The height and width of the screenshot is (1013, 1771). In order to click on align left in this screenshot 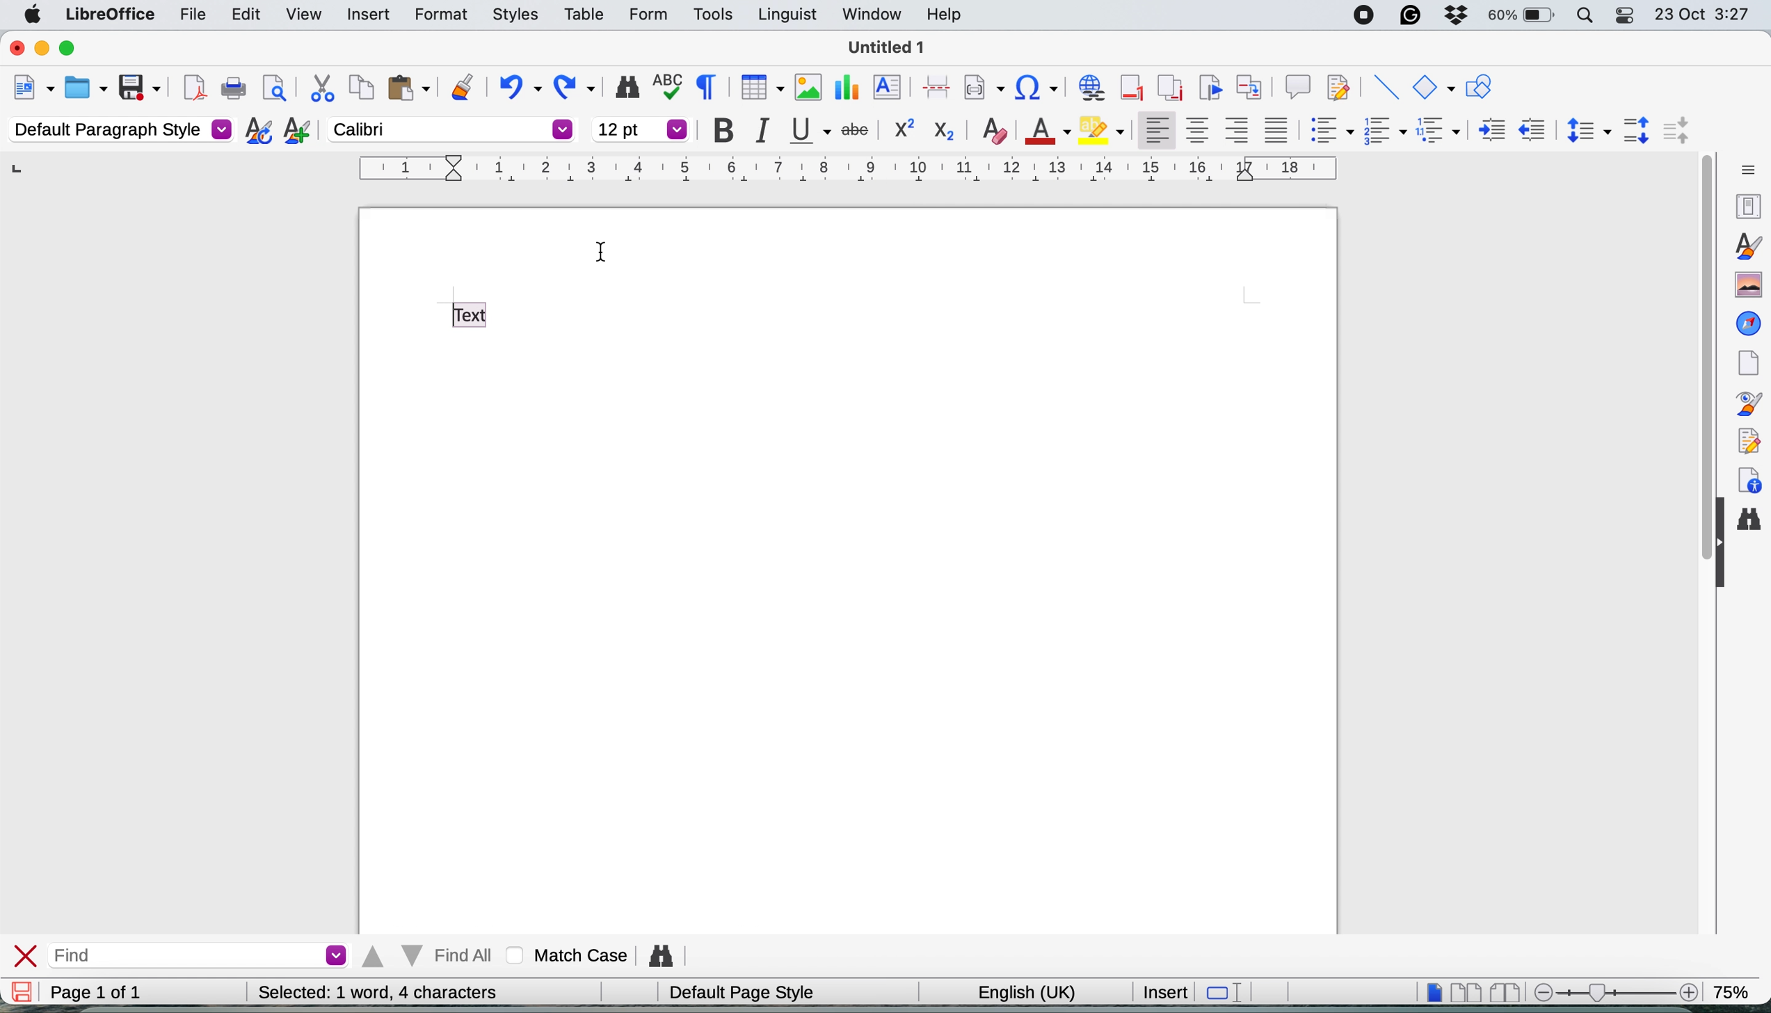, I will do `click(1153, 131)`.